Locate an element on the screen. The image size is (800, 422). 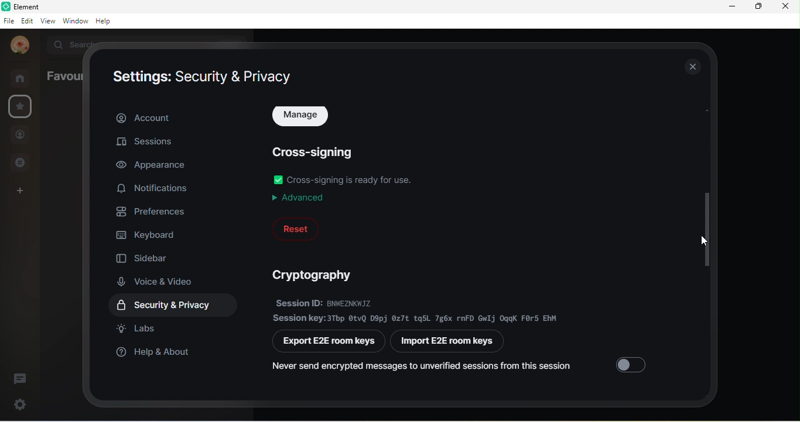
help & about is located at coordinates (156, 355).